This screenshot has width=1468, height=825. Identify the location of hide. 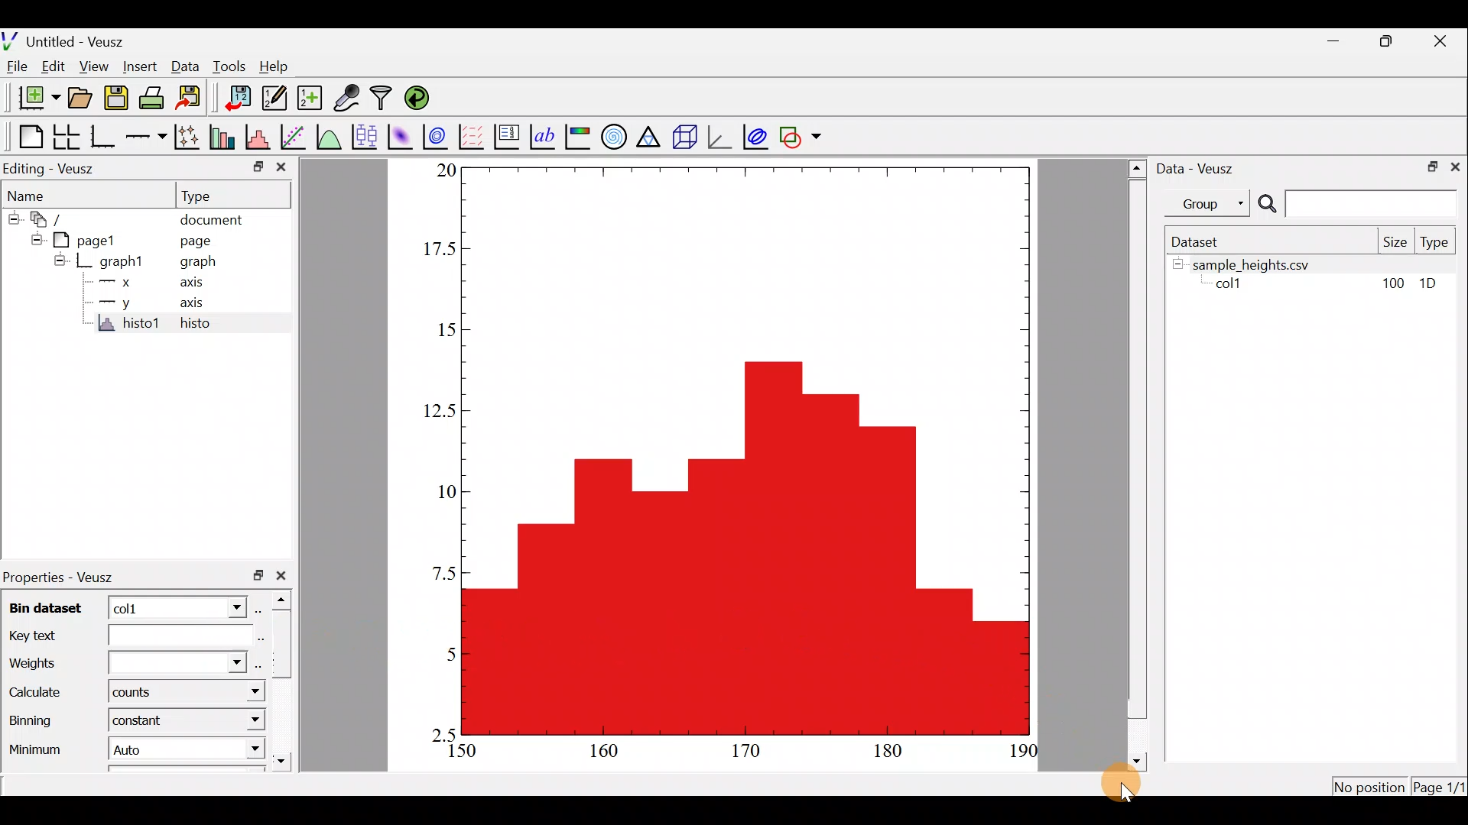
(59, 260).